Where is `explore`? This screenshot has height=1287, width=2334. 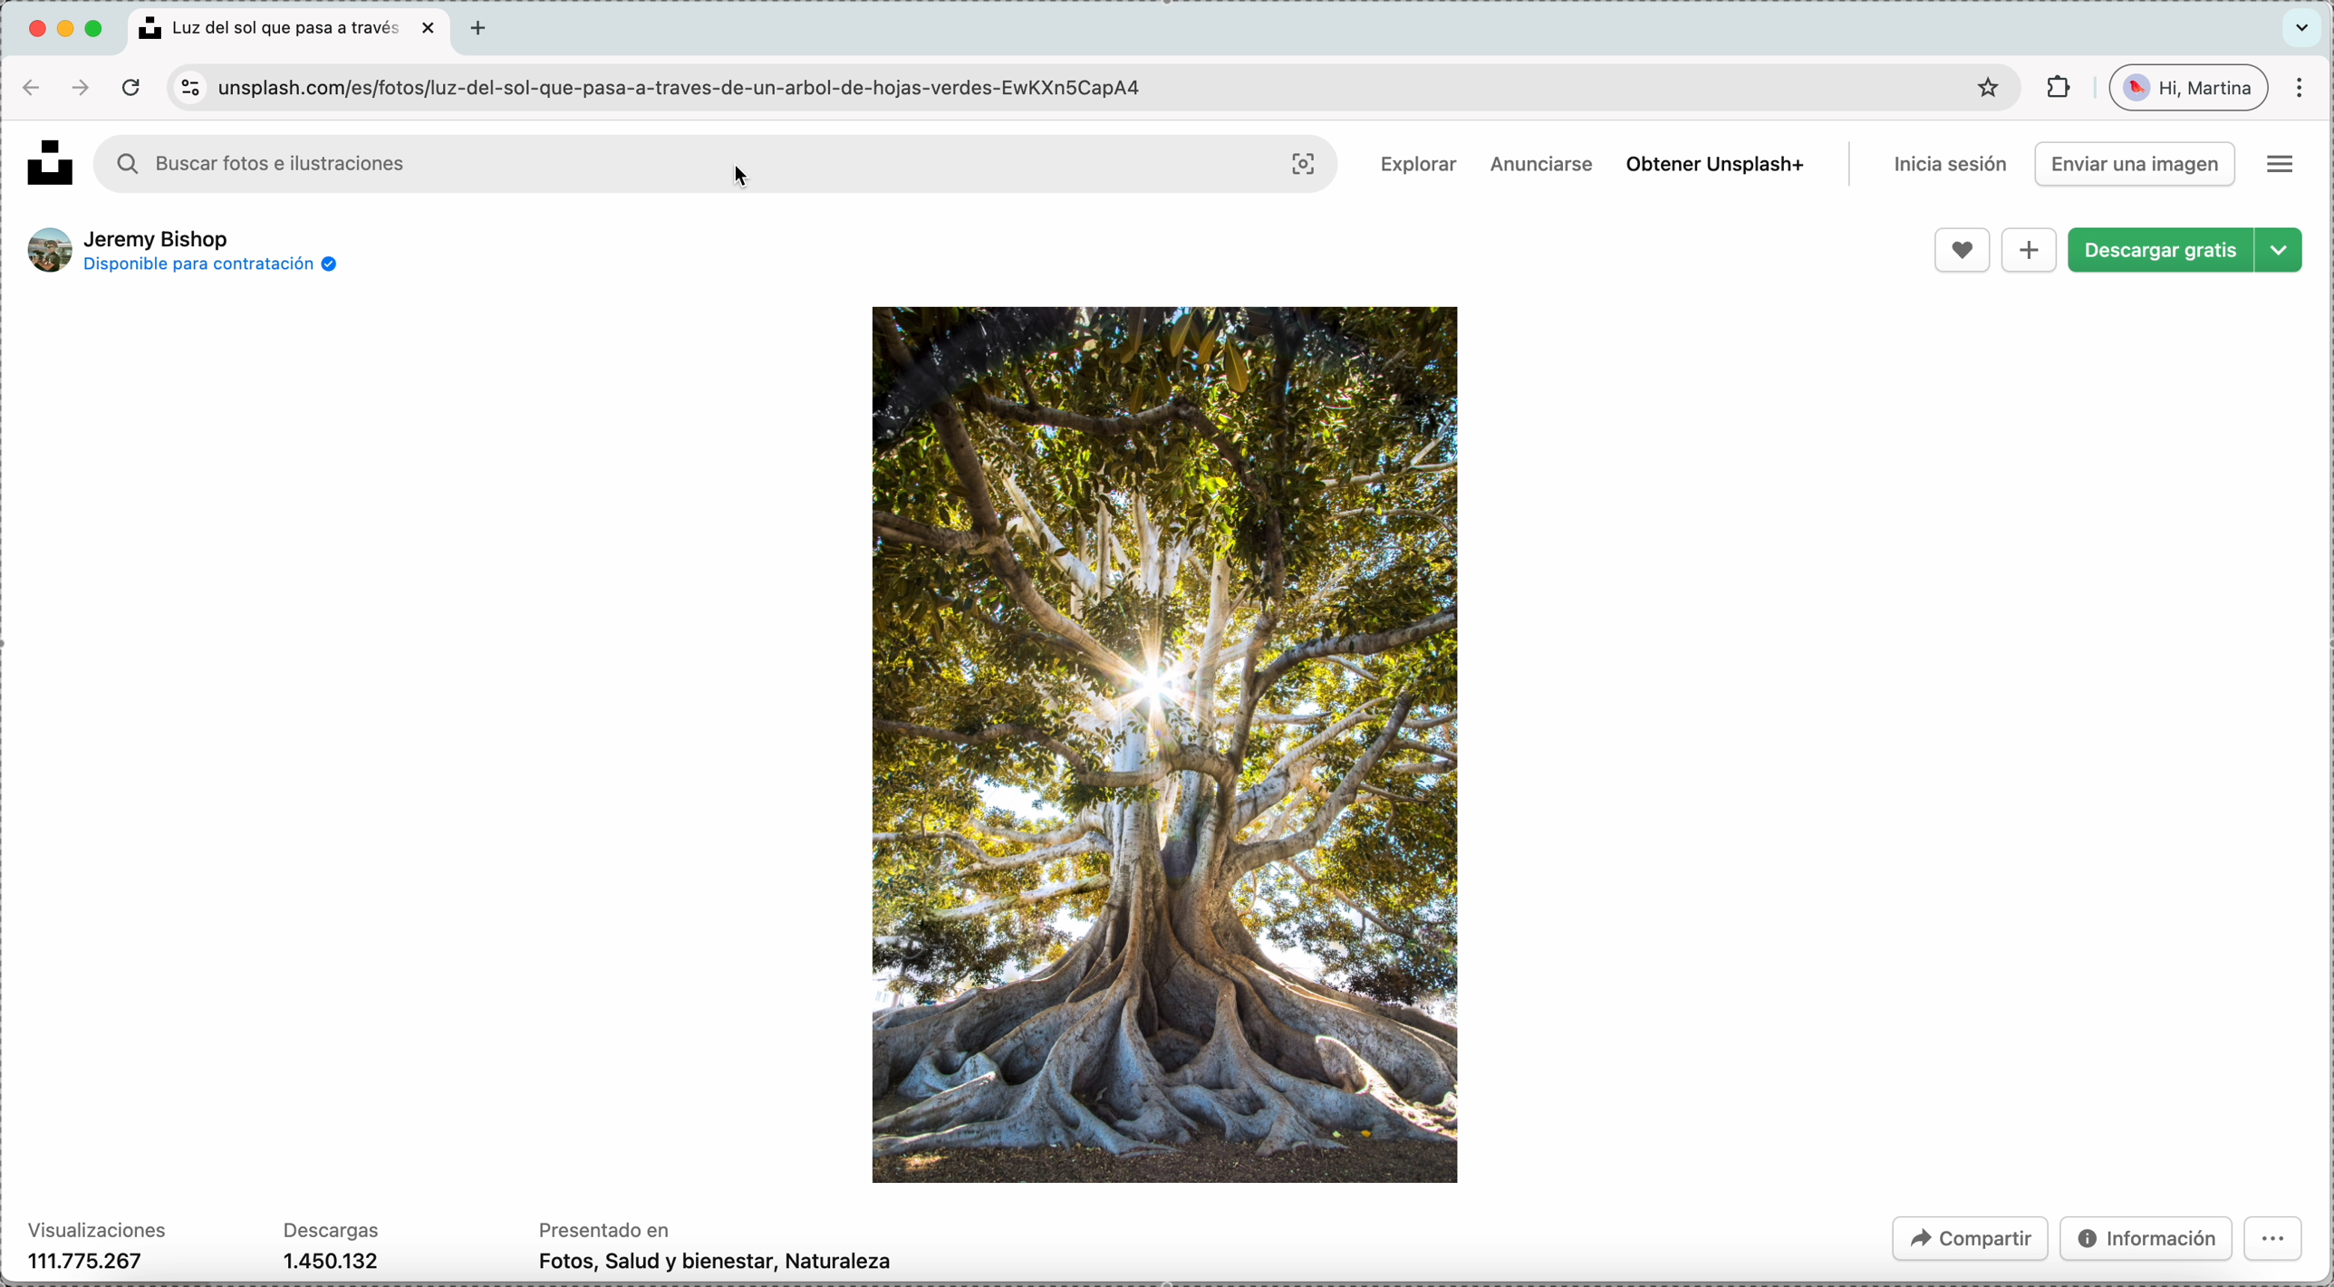 explore is located at coordinates (1413, 167).